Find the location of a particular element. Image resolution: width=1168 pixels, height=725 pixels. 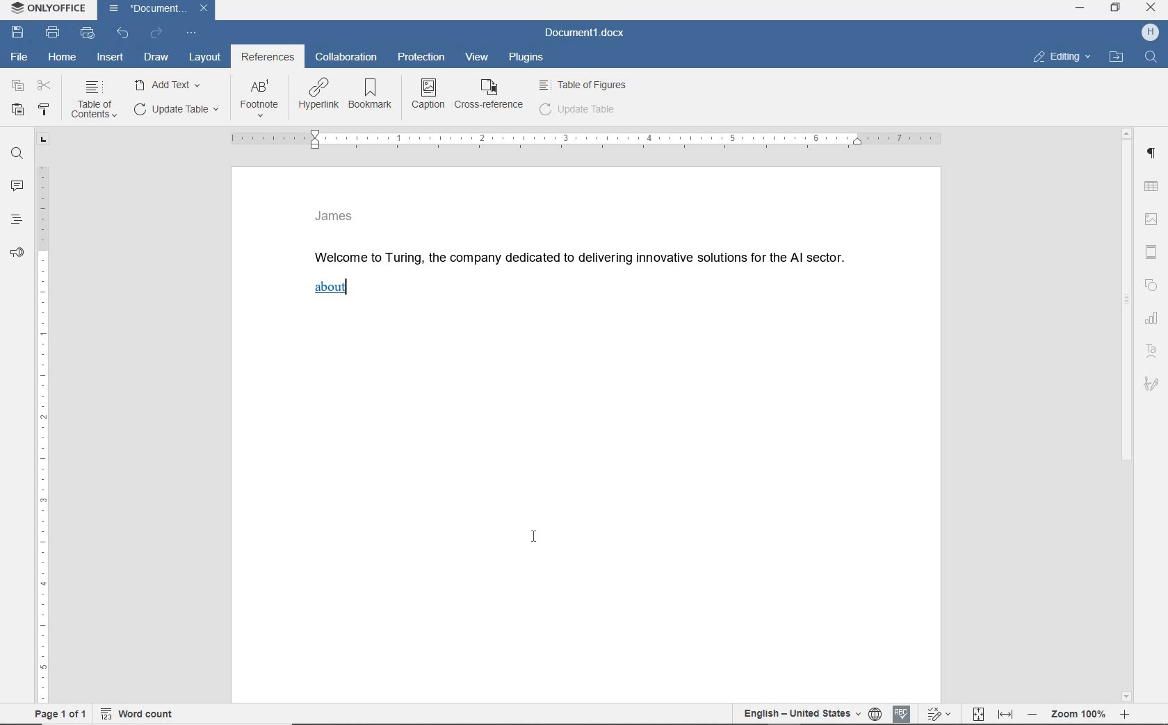

collaboration is located at coordinates (348, 58).